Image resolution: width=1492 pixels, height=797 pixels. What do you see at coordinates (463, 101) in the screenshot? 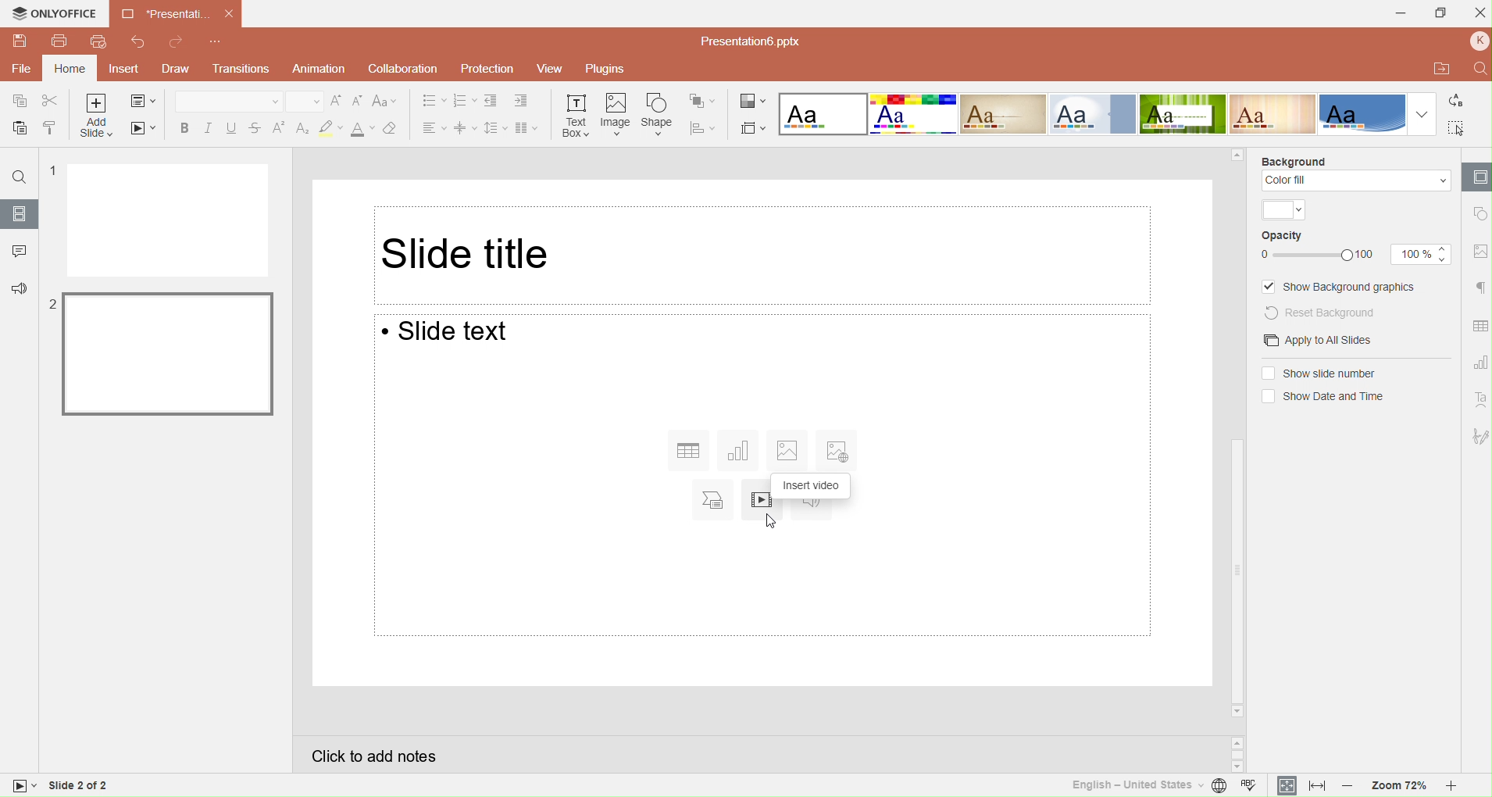
I see `Numbering` at bounding box center [463, 101].